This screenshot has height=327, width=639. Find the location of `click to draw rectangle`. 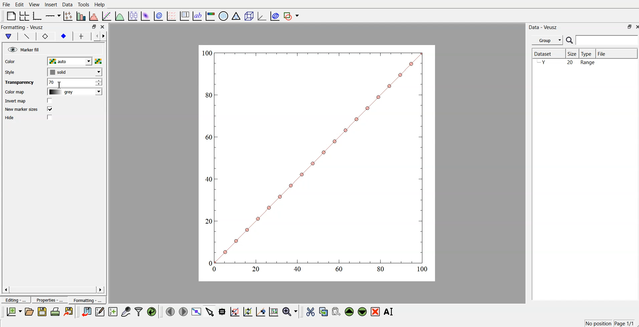

click to draw rectangle is located at coordinates (235, 311).